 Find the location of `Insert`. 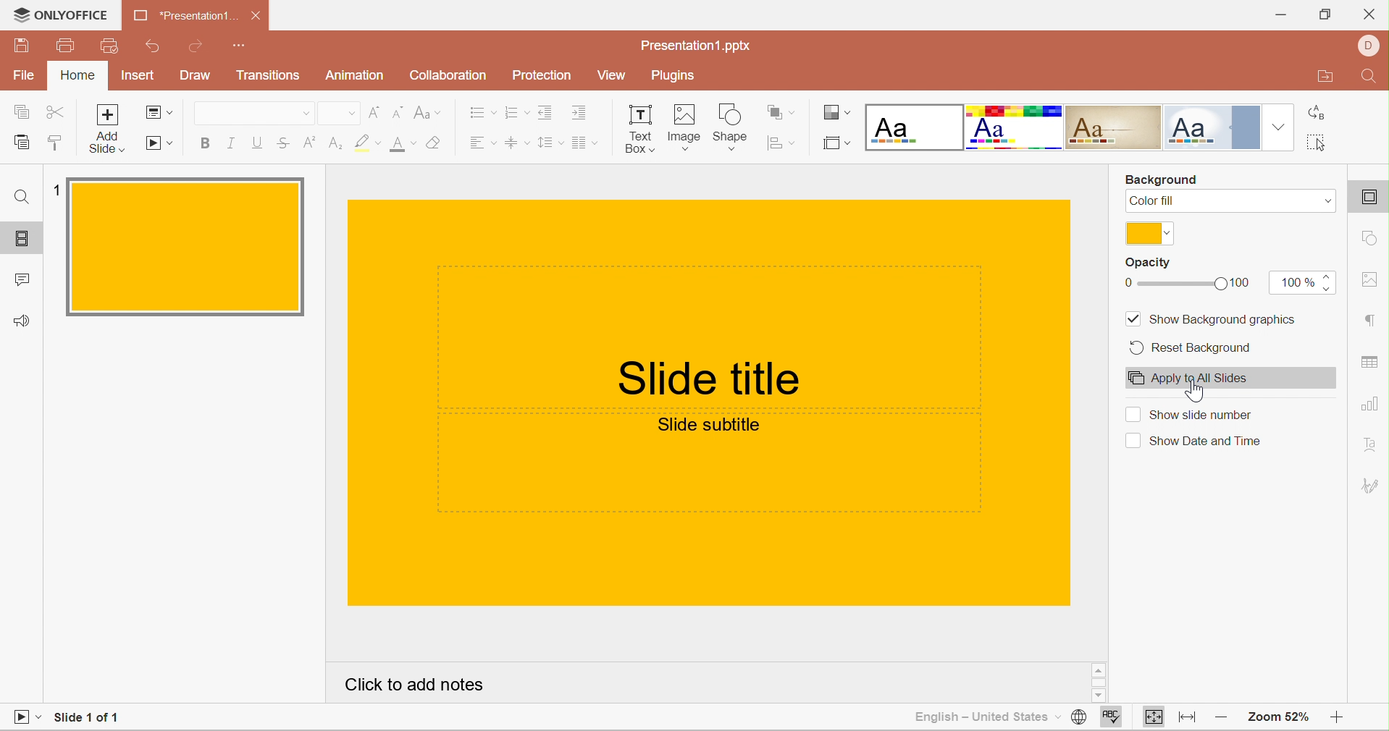

Insert is located at coordinates (137, 76).